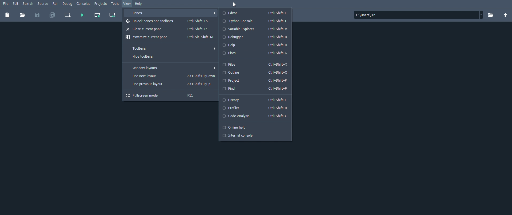 This screenshot has height=215, width=512. Describe the element at coordinates (15, 4) in the screenshot. I see `Edit` at that location.